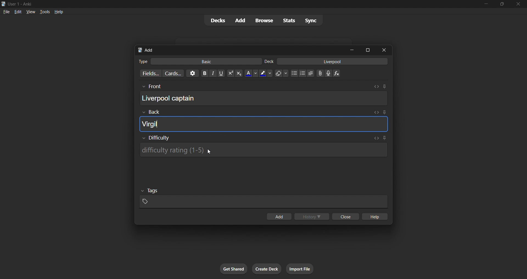  I want to click on file, so click(6, 11).